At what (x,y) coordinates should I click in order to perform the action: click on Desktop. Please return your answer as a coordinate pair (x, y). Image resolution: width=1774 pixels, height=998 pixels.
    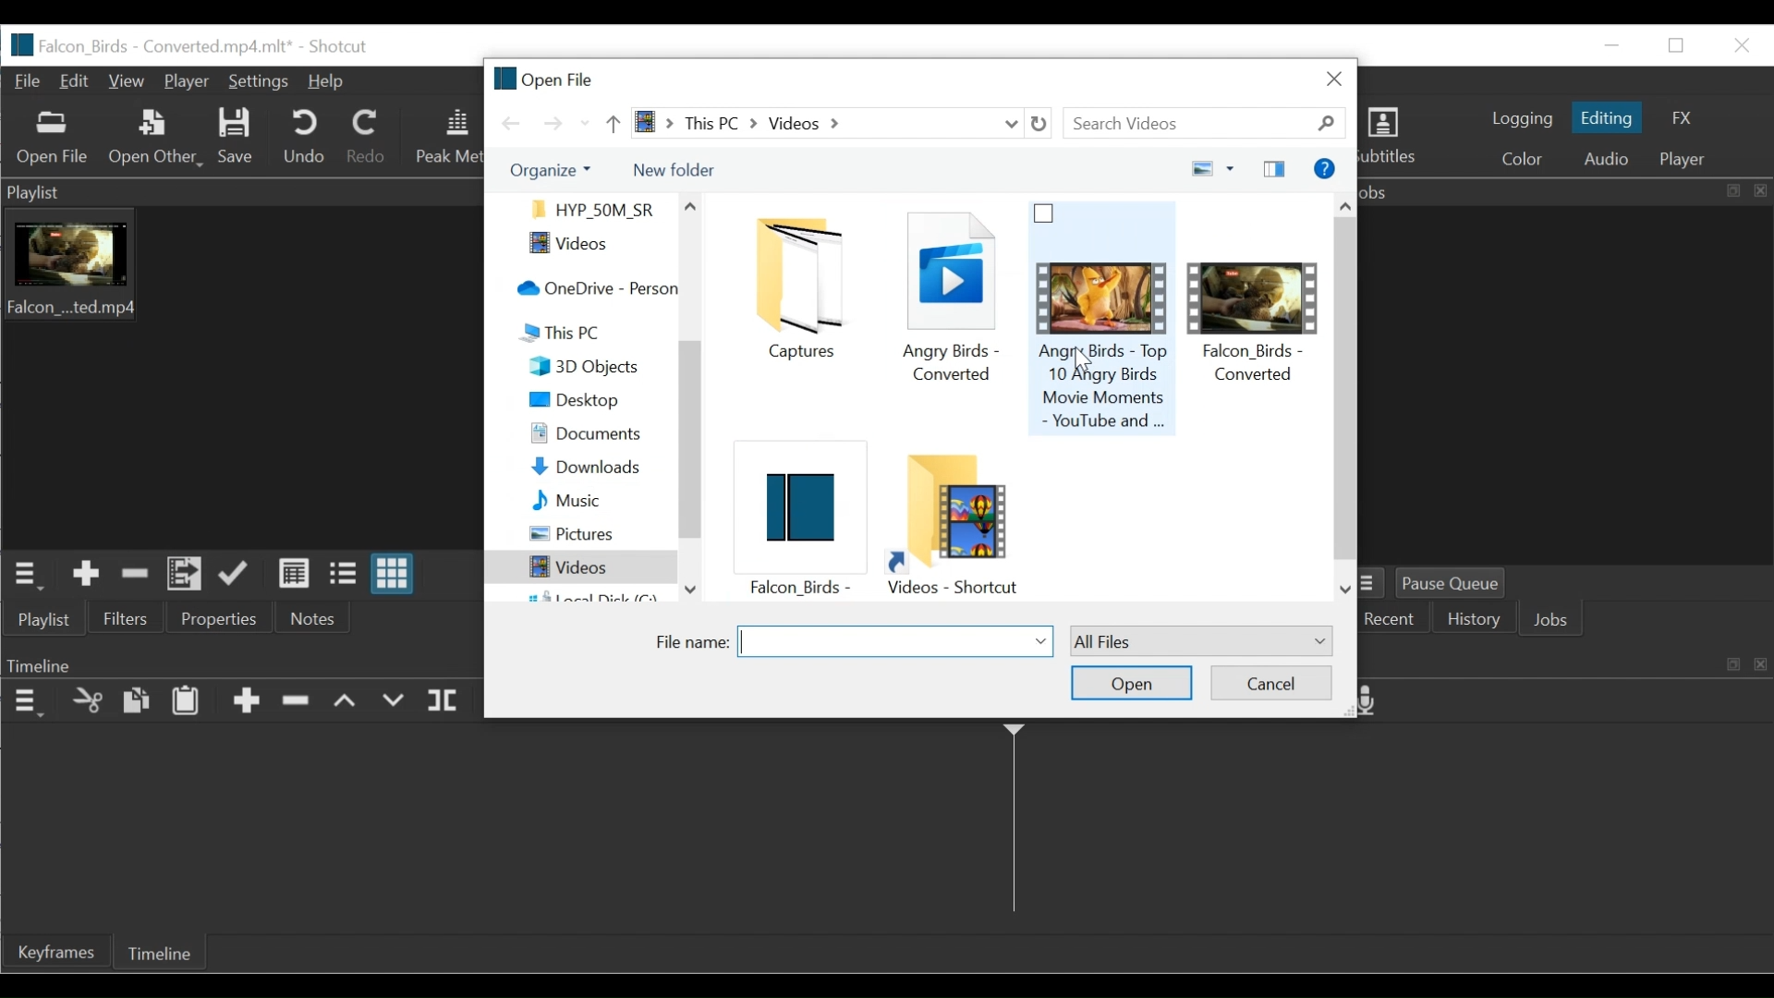
    Looking at the image, I should click on (585, 402).